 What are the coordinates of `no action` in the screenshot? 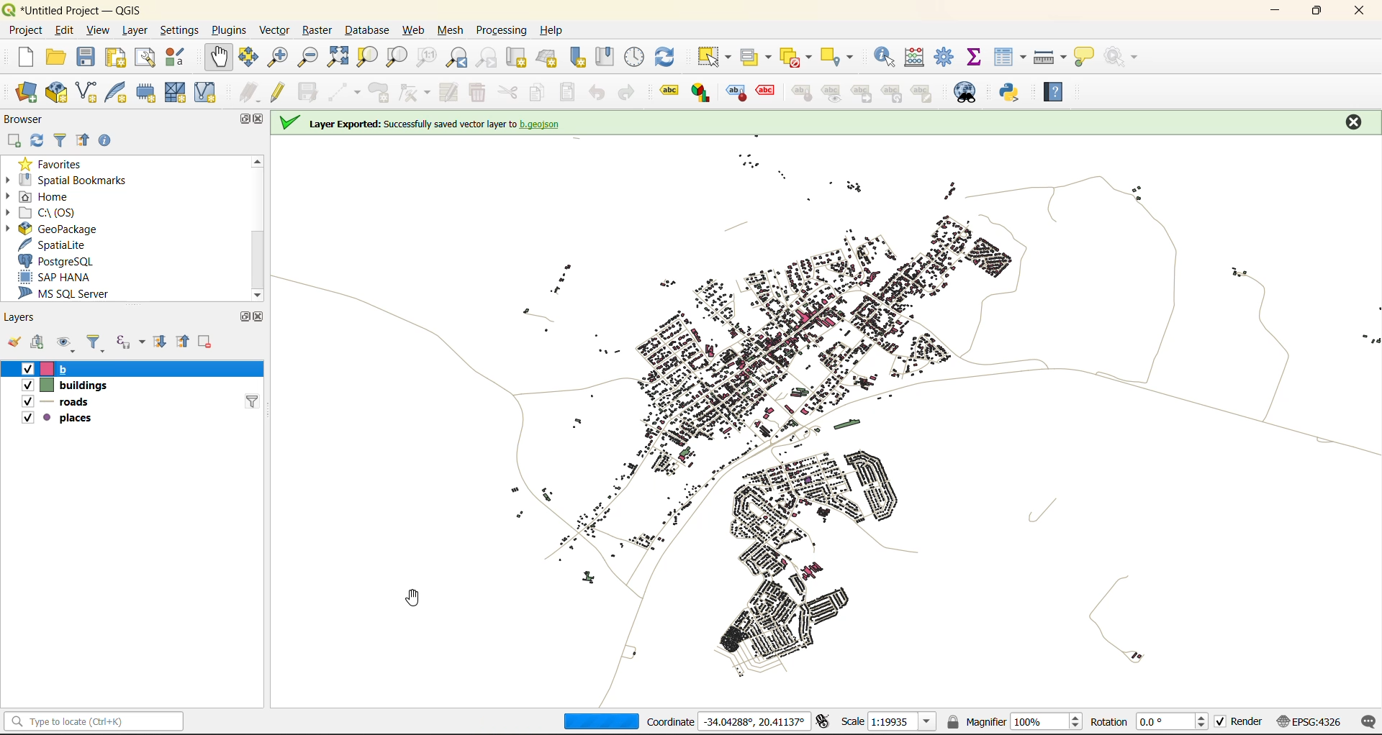 It's located at (1126, 57).